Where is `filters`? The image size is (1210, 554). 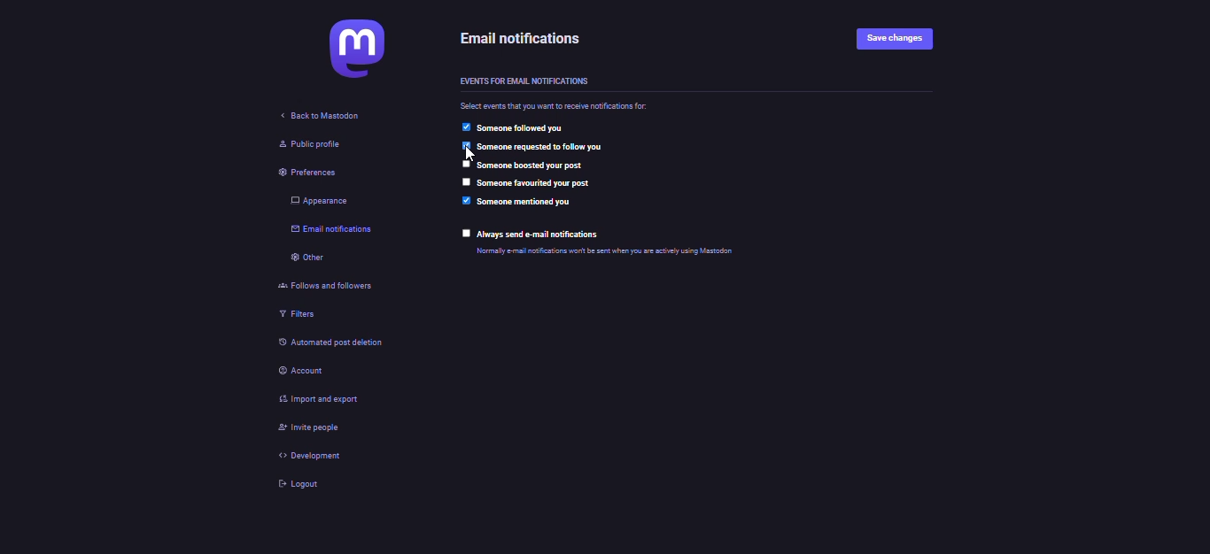 filters is located at coordinates (293, 317).